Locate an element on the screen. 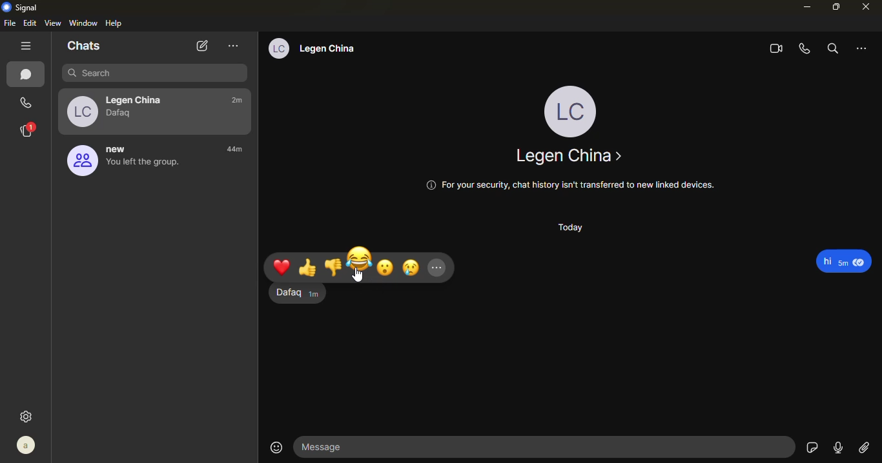  more is located at coordinates (440, 268).